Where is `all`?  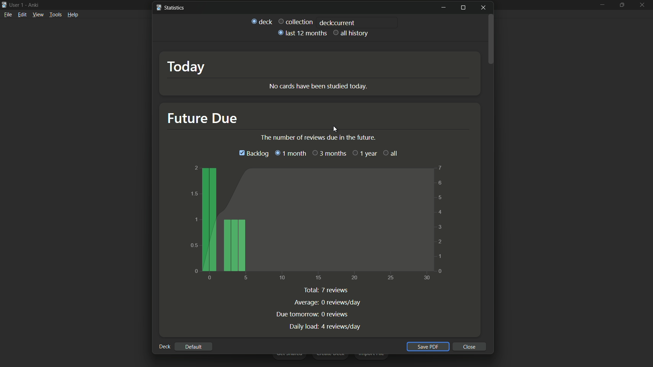
all is located at coordinates (391, 152).